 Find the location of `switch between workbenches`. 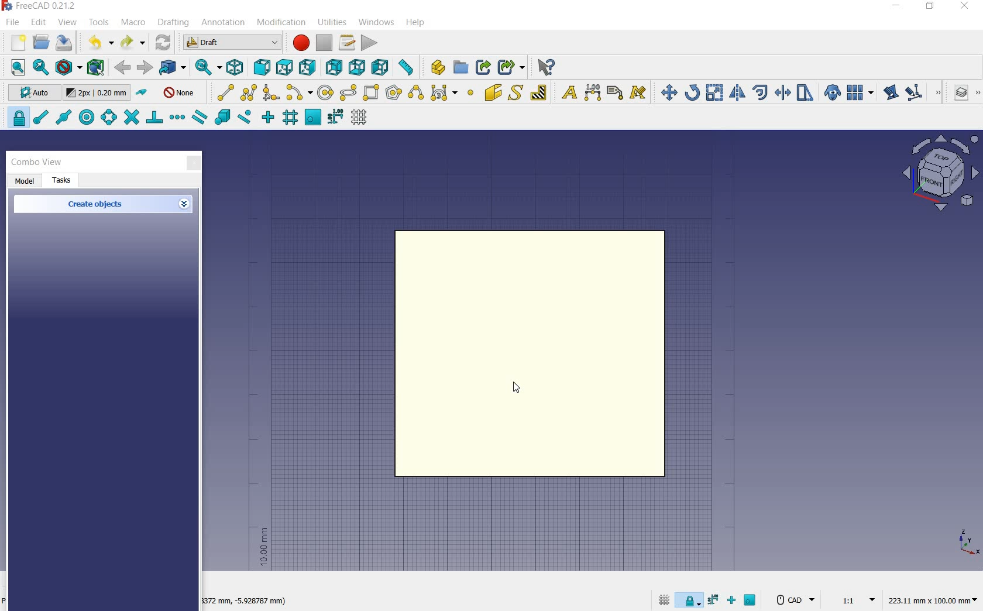

switch between workbenches is located at coordinates (232, 43).